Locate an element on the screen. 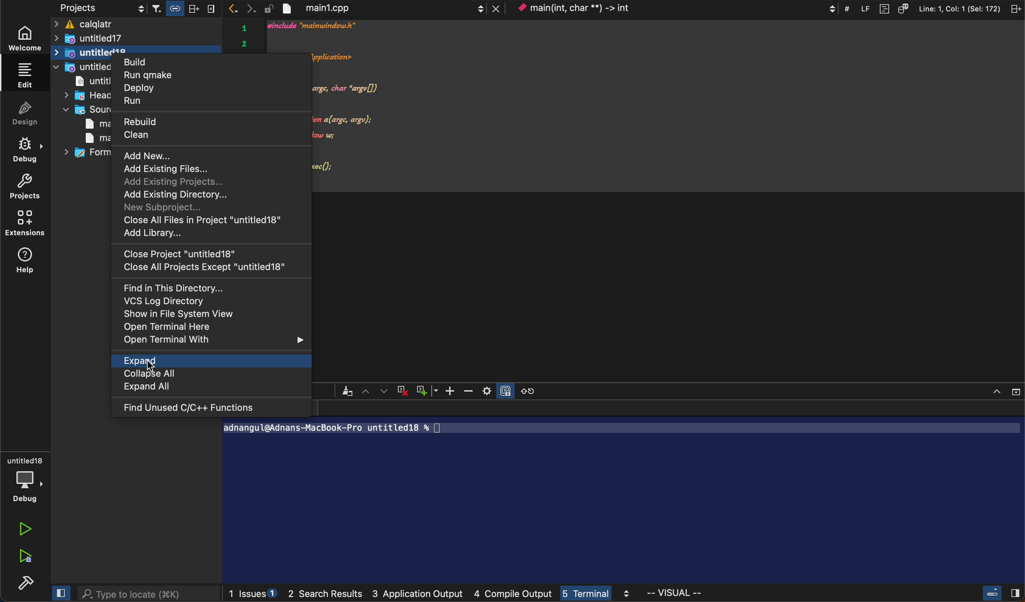 Image resolution: width=1025 pixels, height=602 pixels. link is located at coordinates (173, 8).